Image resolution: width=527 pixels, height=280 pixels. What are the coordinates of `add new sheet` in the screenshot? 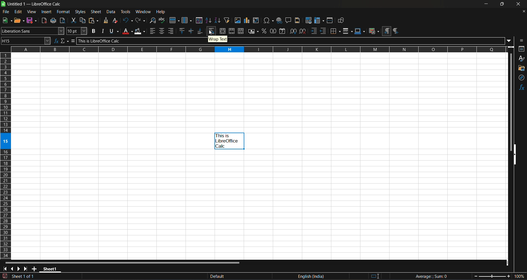 It's located at (35, 268).